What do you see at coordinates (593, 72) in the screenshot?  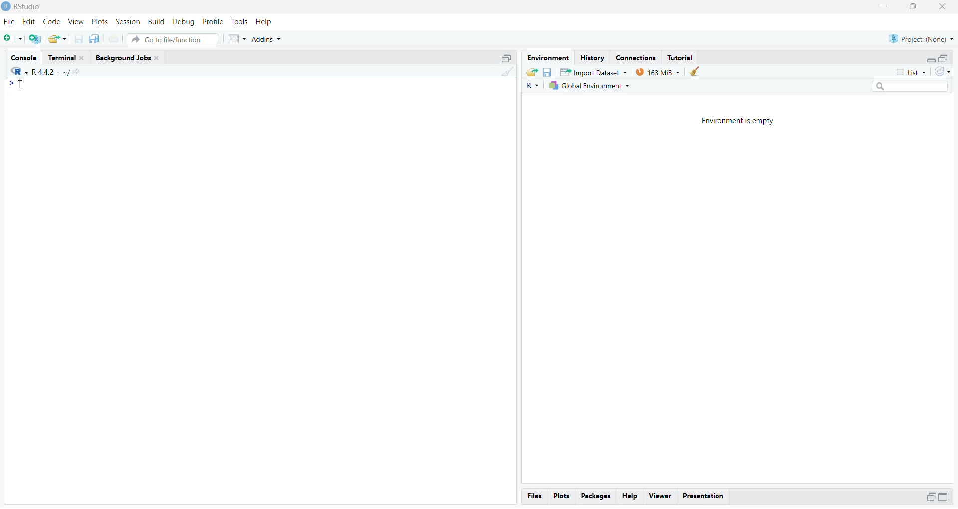 I see `Import Dataset` at bounding box center [593, 72].